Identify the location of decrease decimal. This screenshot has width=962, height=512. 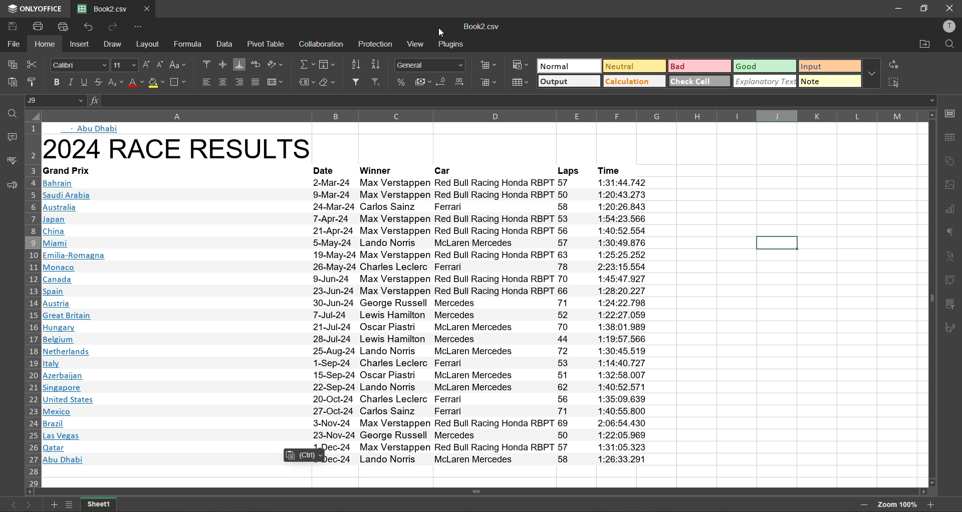
(441, 82).